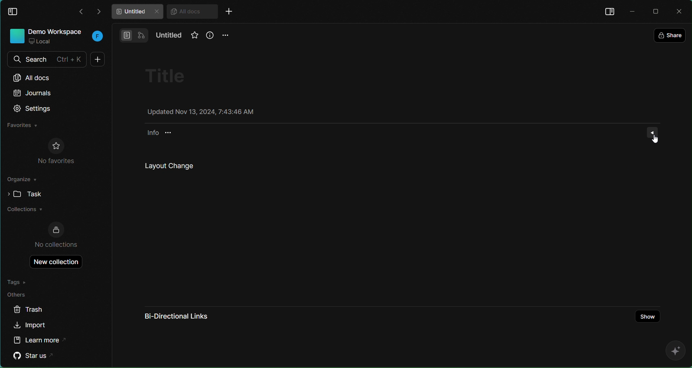 This screenshot has height=368, width=692. I want to click on new collection , so click(53, 262).